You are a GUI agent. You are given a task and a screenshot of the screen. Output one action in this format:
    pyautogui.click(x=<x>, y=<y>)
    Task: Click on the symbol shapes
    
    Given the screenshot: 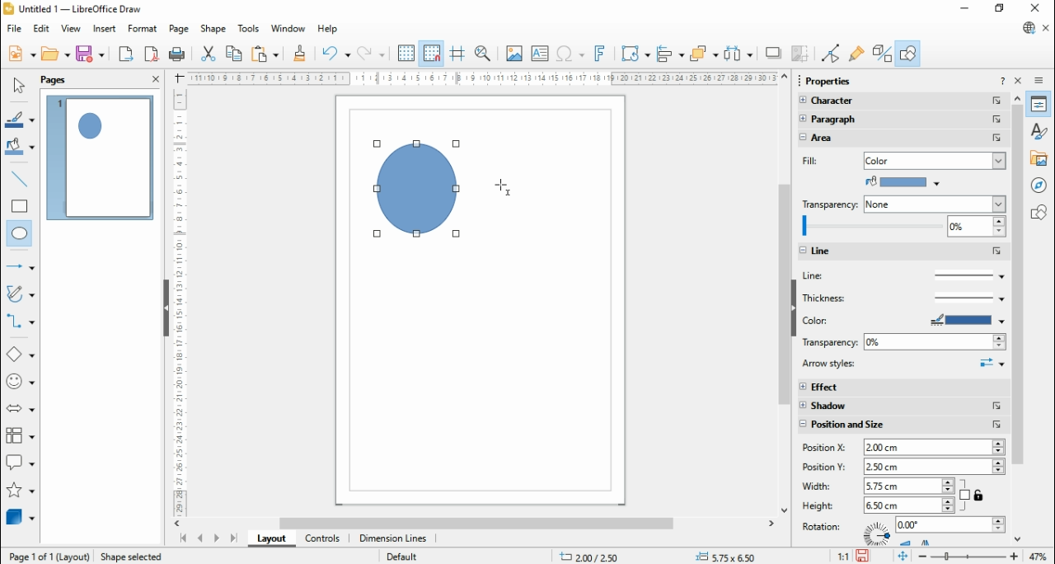 What is the action you would take?
    pyautogui.click(x=21, y=383)
    